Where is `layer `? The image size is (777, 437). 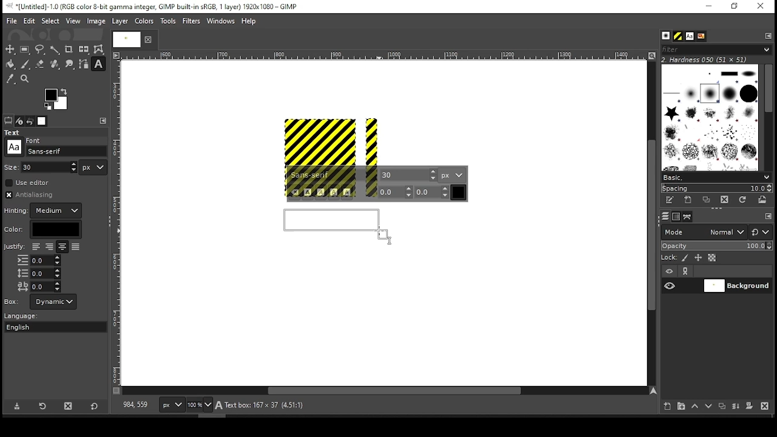
layer  is located at coordinates (736, 286).